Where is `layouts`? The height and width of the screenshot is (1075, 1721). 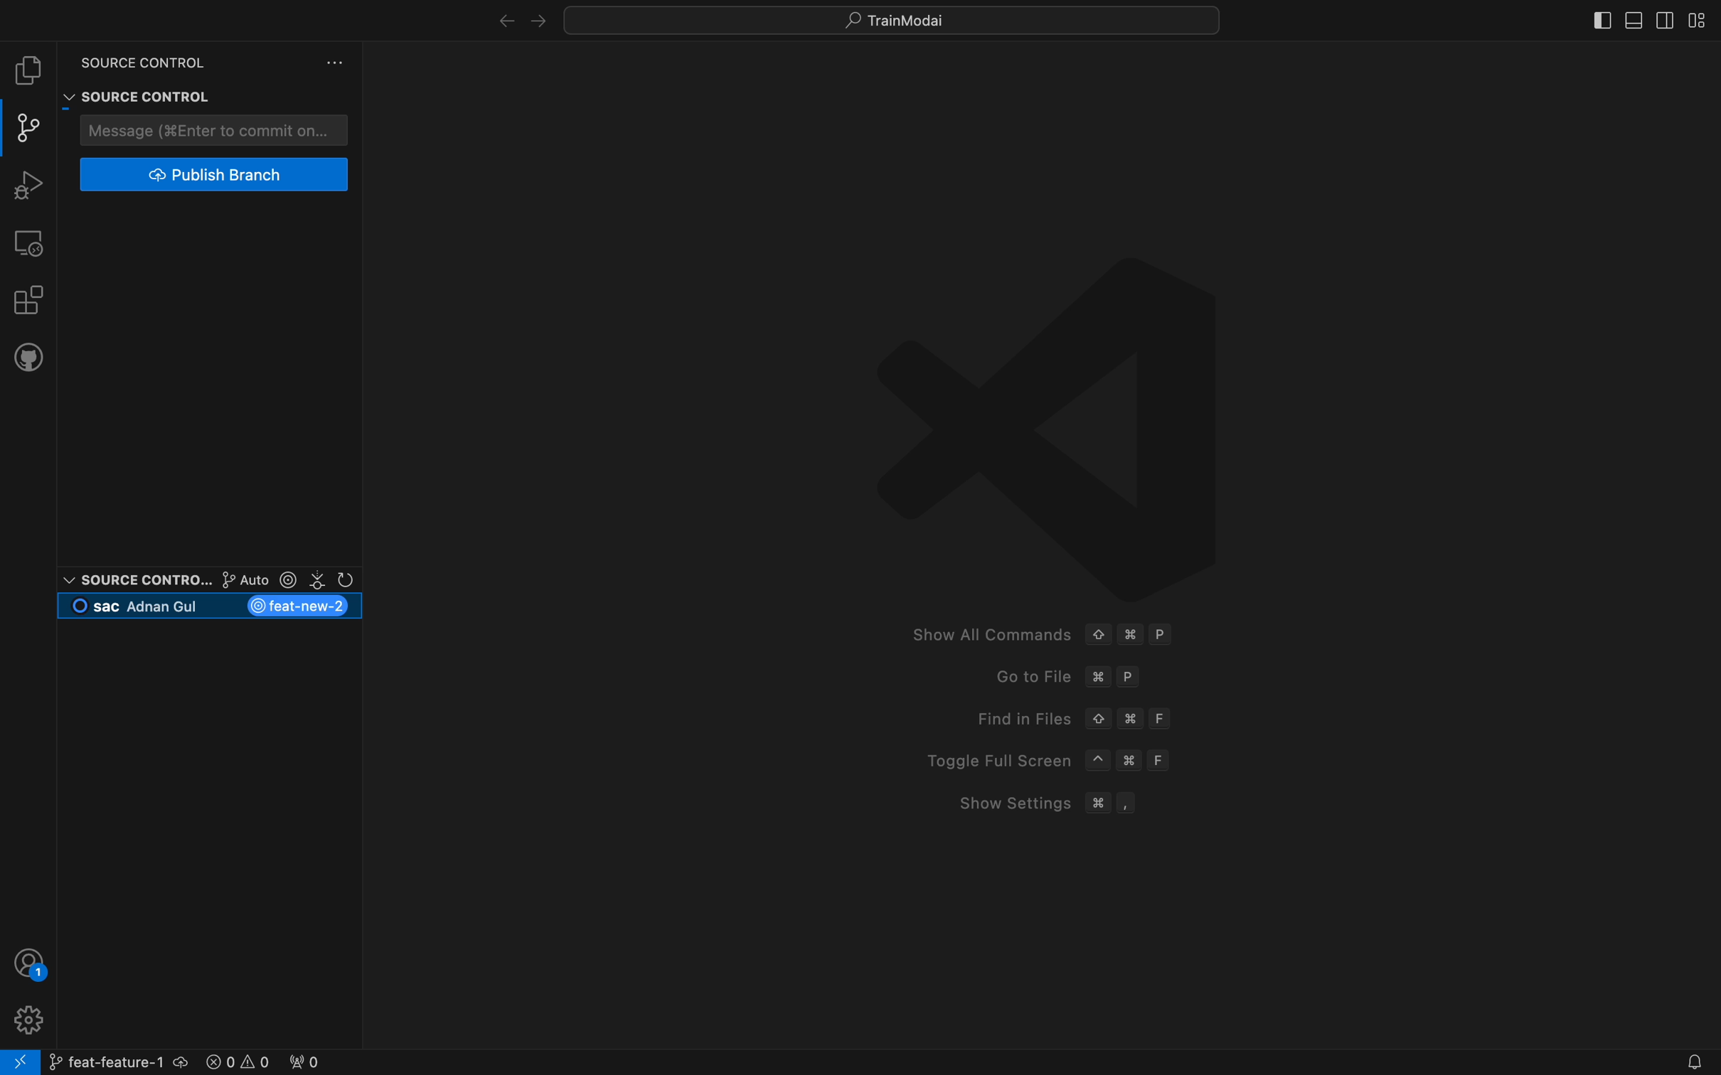 layouts is located at coordinates (1641, 18).